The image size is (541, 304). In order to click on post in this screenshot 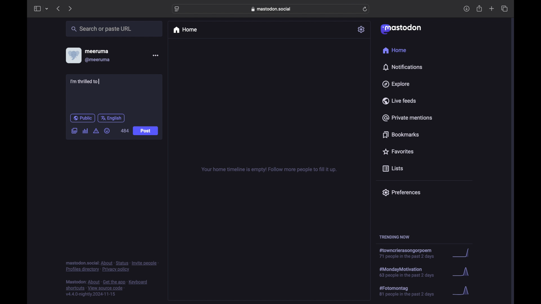, I will do `click(145, 131)`.